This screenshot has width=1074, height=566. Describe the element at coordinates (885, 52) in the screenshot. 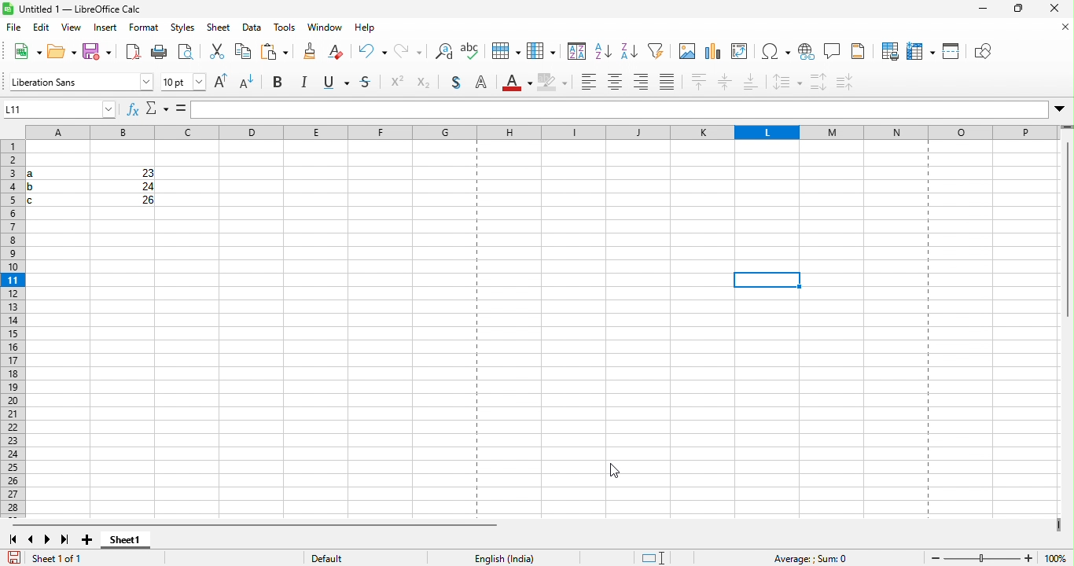

I see `print area` at that location.